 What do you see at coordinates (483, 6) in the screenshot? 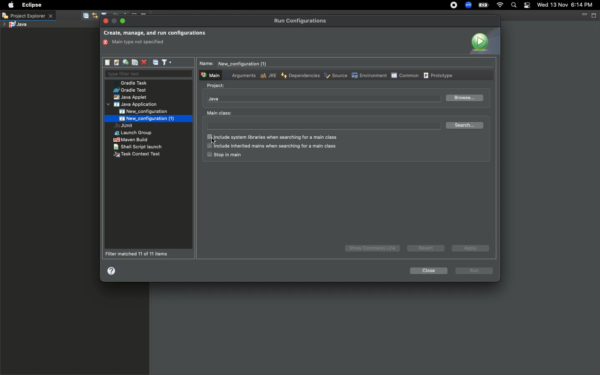
I see `Charge` at bounding box center [483, 6].